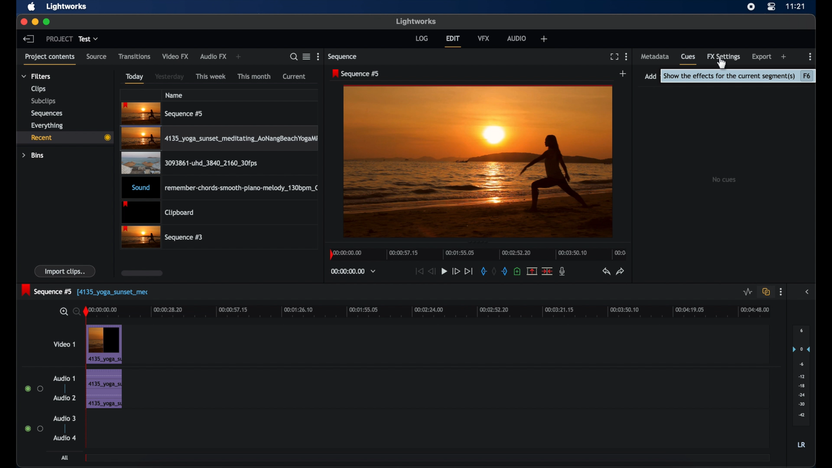 The image size is (832, 468). I want to click on sequence, so click(356, 74).